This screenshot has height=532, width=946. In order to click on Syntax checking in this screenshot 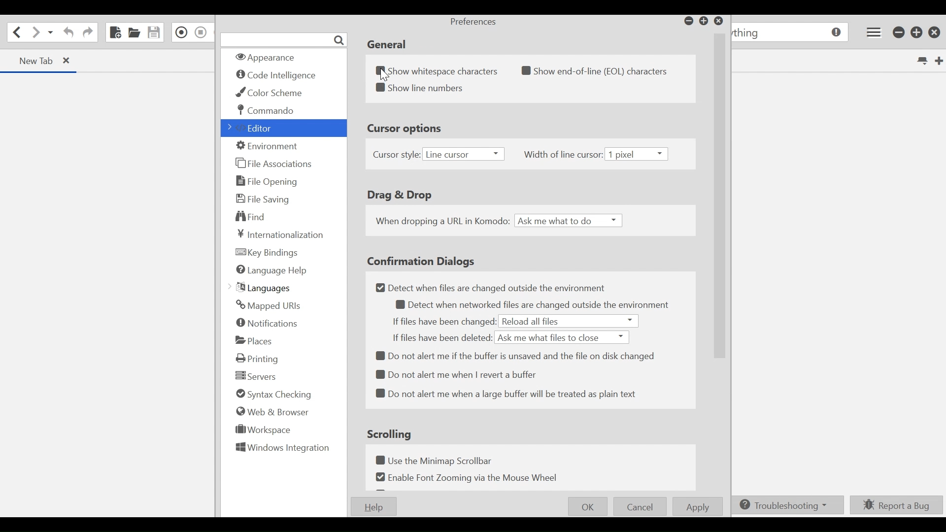, I will do `click(271, 394)`.